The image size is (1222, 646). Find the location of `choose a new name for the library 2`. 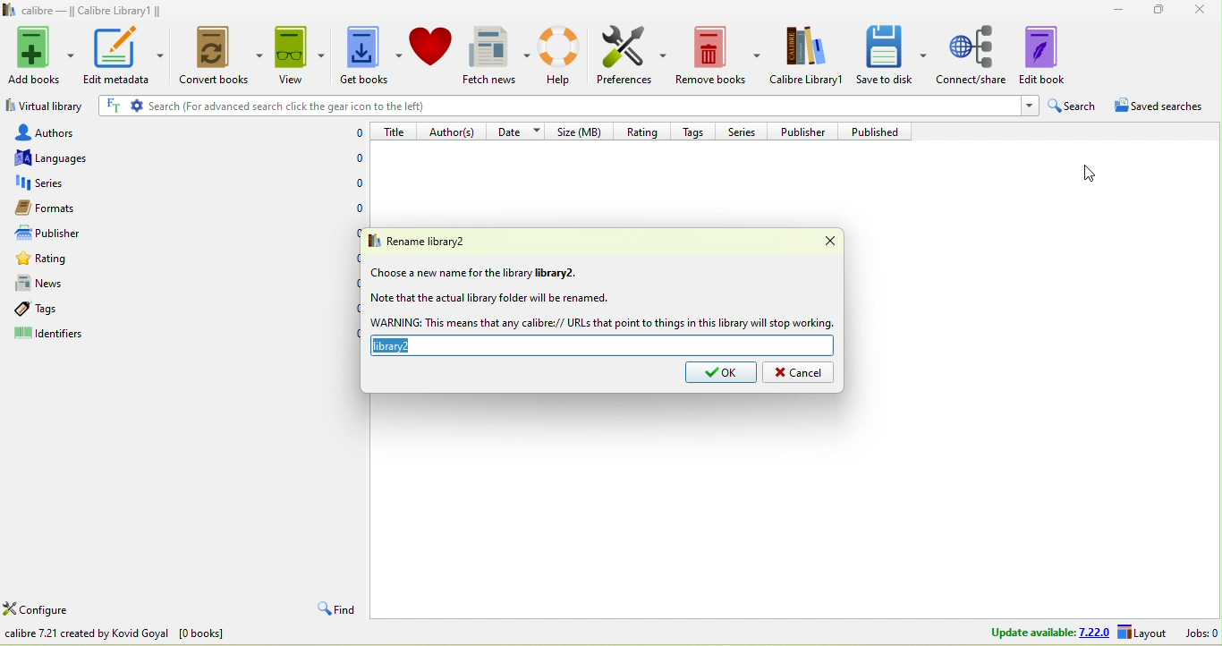

choose a new name for the library 2 is located at coordinates (476, 273).